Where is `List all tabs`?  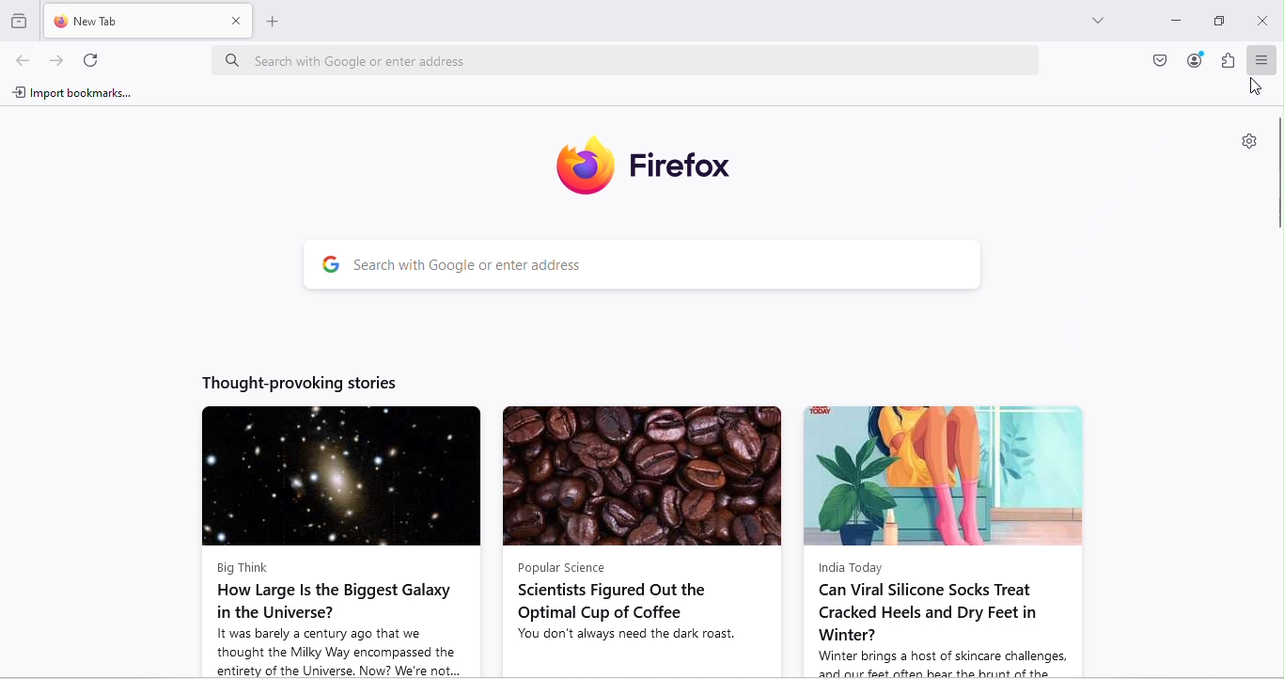
List all tabs is located at coordinates (1097, 24).